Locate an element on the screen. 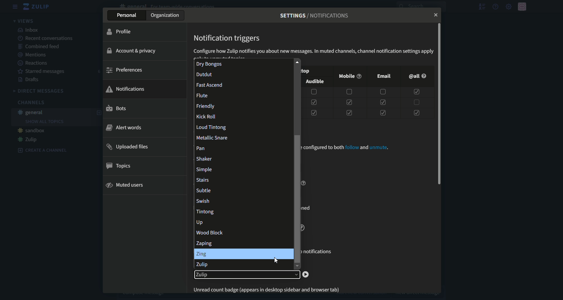  text is located at coordinates (228, 38).